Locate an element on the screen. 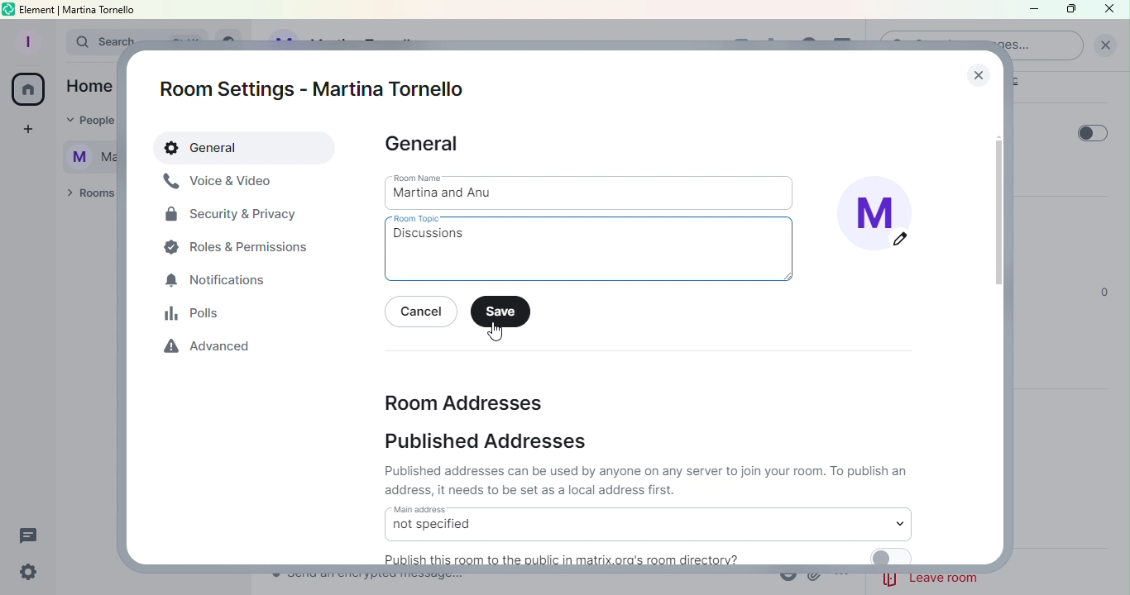  Rooms is located at coordinates (87, 194).